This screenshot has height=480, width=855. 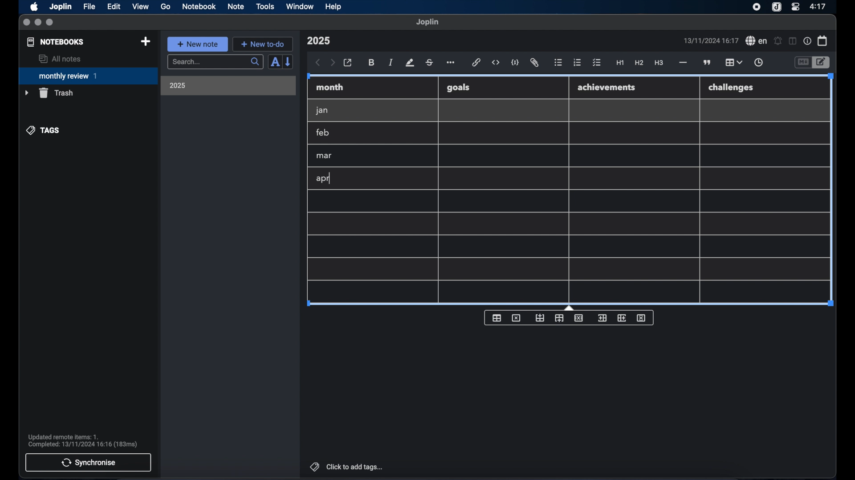 What do you see at coordinates (659, 63) in the screenshot?
I see `heading 3` at bounding box center [659, 63].